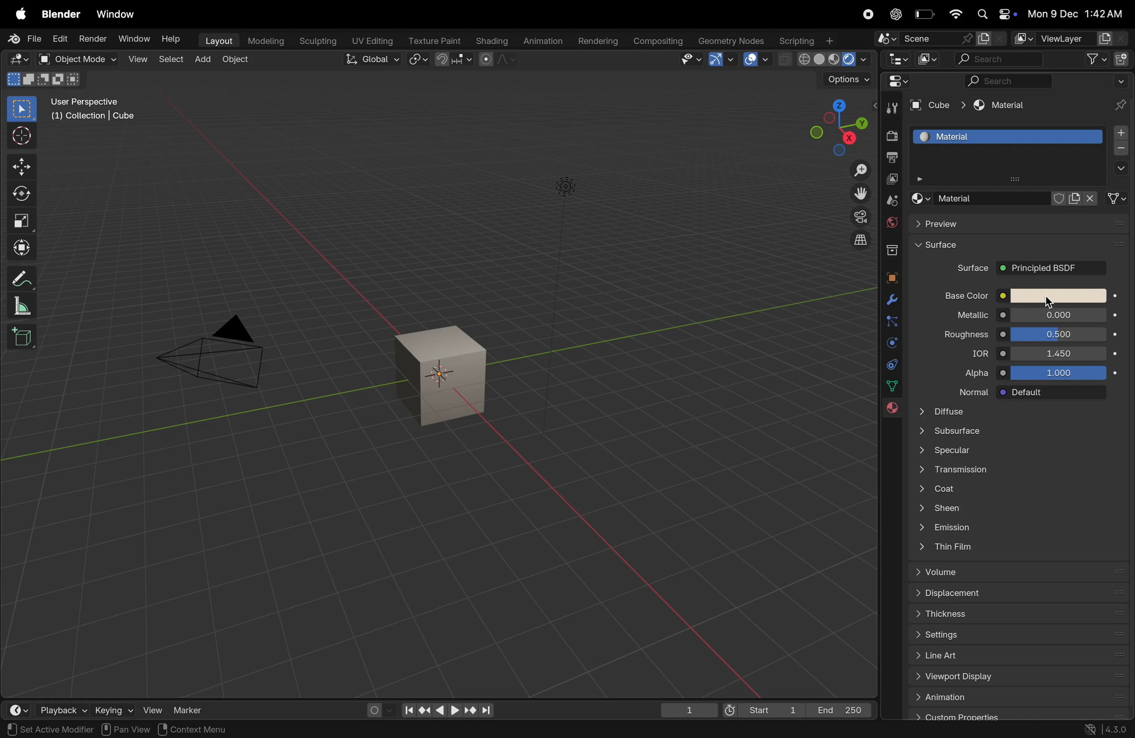 The image size is (1135, 738). What do you see at coordinates (1121, 133) in the screenshot?
I see `add materail slor` at bounding box center [1121, 133].